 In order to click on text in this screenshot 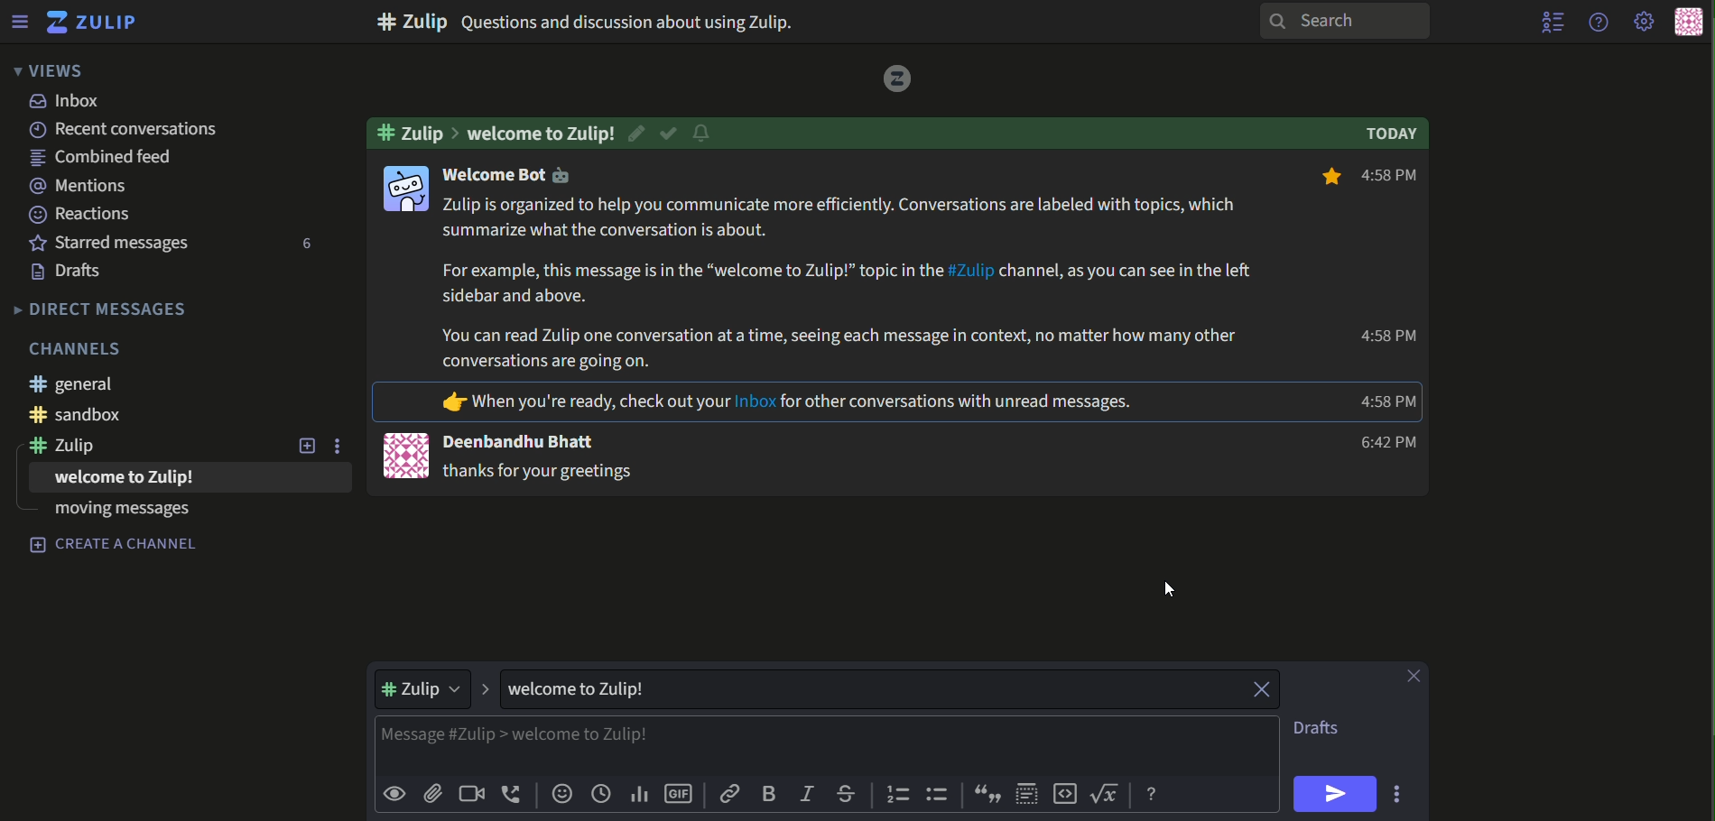, I will do `click(787, 403)`.